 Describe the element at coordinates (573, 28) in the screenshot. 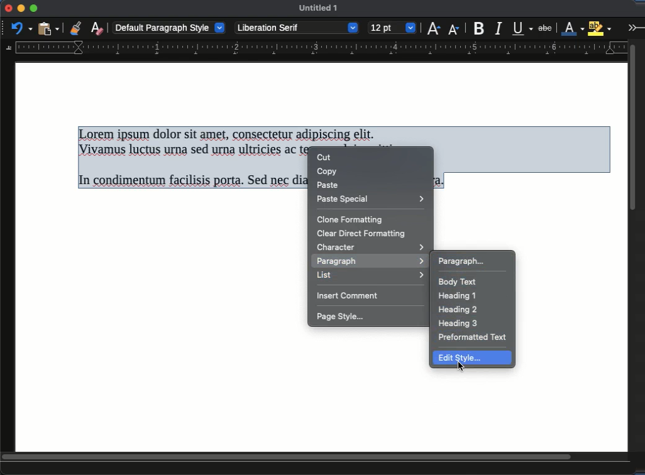

I see `line color` at that location.